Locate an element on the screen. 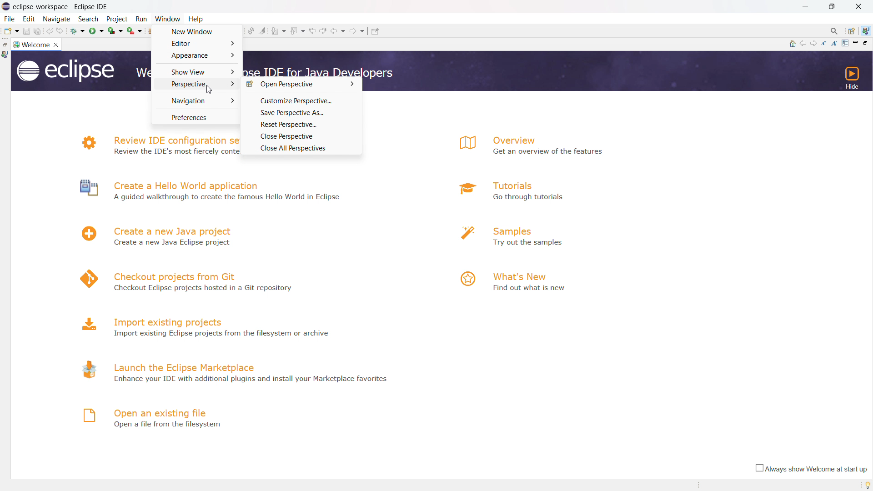 The image size is (873, 491). logo is located at coordinates (15, 44).